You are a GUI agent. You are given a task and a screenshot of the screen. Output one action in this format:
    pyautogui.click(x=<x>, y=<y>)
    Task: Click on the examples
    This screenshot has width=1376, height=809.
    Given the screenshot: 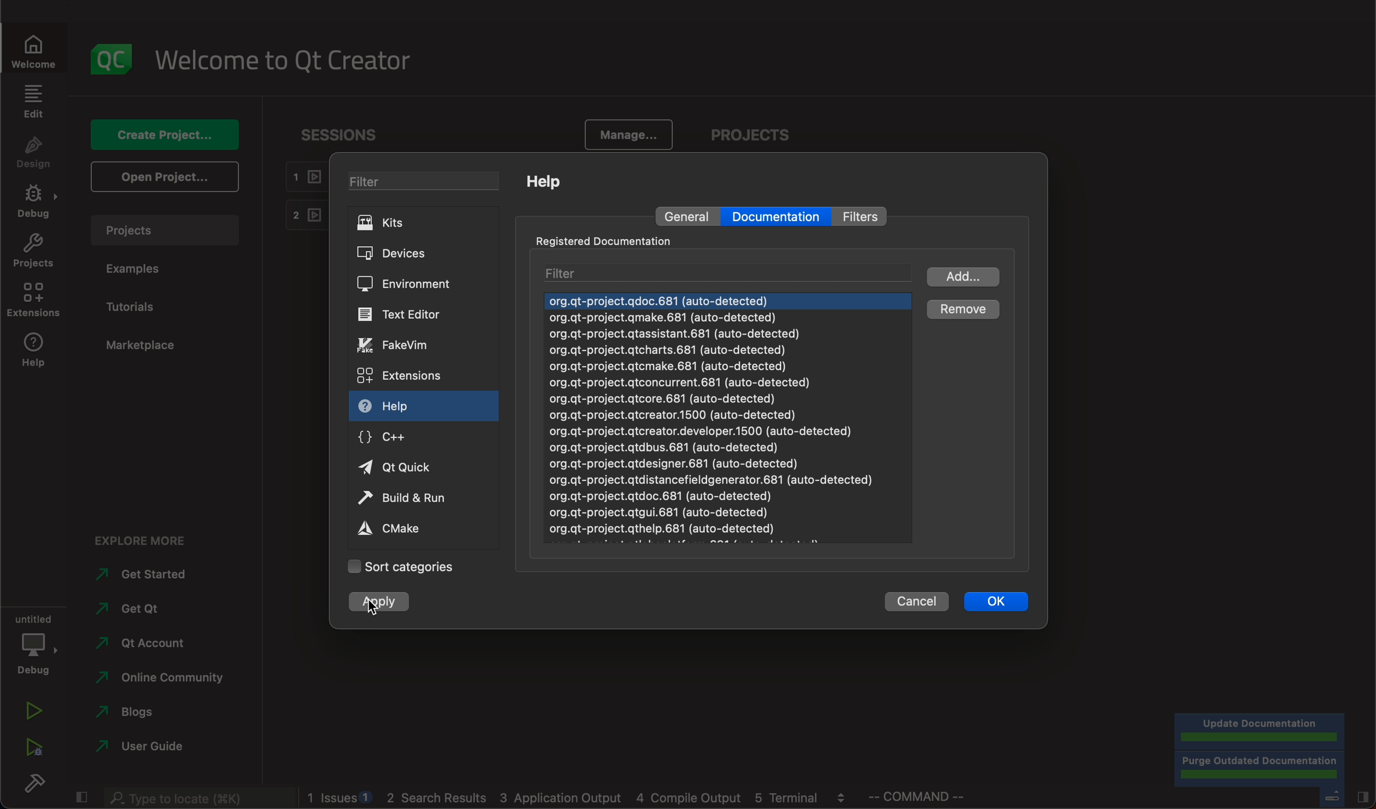 What is the action you would take?
    pyautogui.click(x=151, y=274)
    